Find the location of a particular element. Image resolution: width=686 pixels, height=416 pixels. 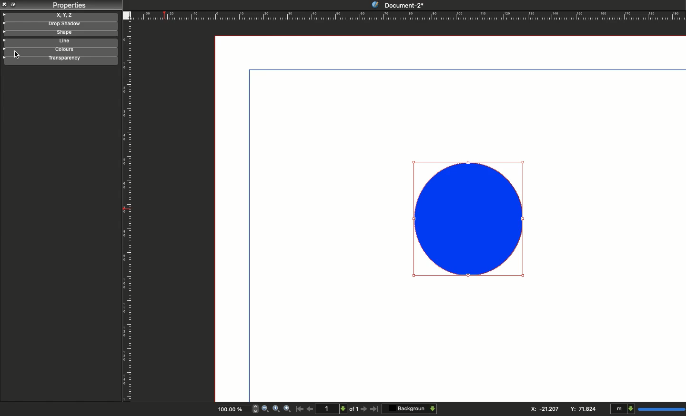

mI is located at coordinates (646, 409).